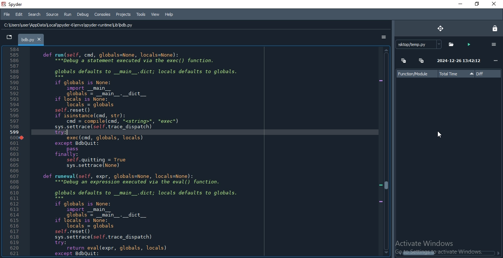 The width and height of the screenshot is (503, 258). Describe the element at coordinates (9, 37) in the screenshot. I see `tab` at that location.